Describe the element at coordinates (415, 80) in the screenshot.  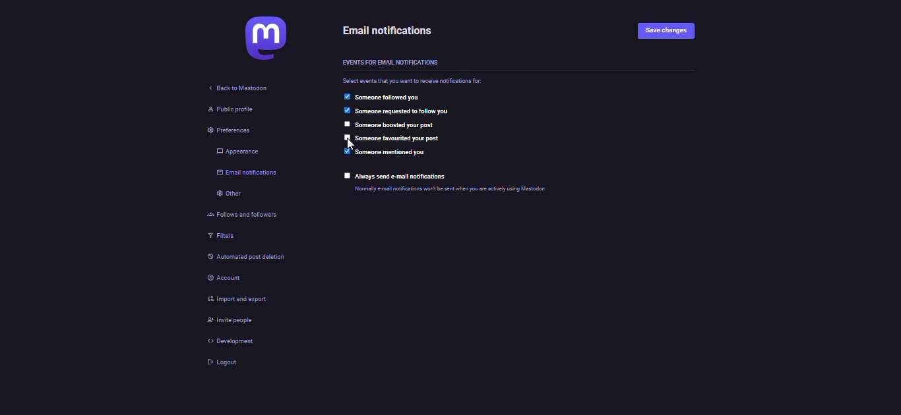
I see `select events` at that location.